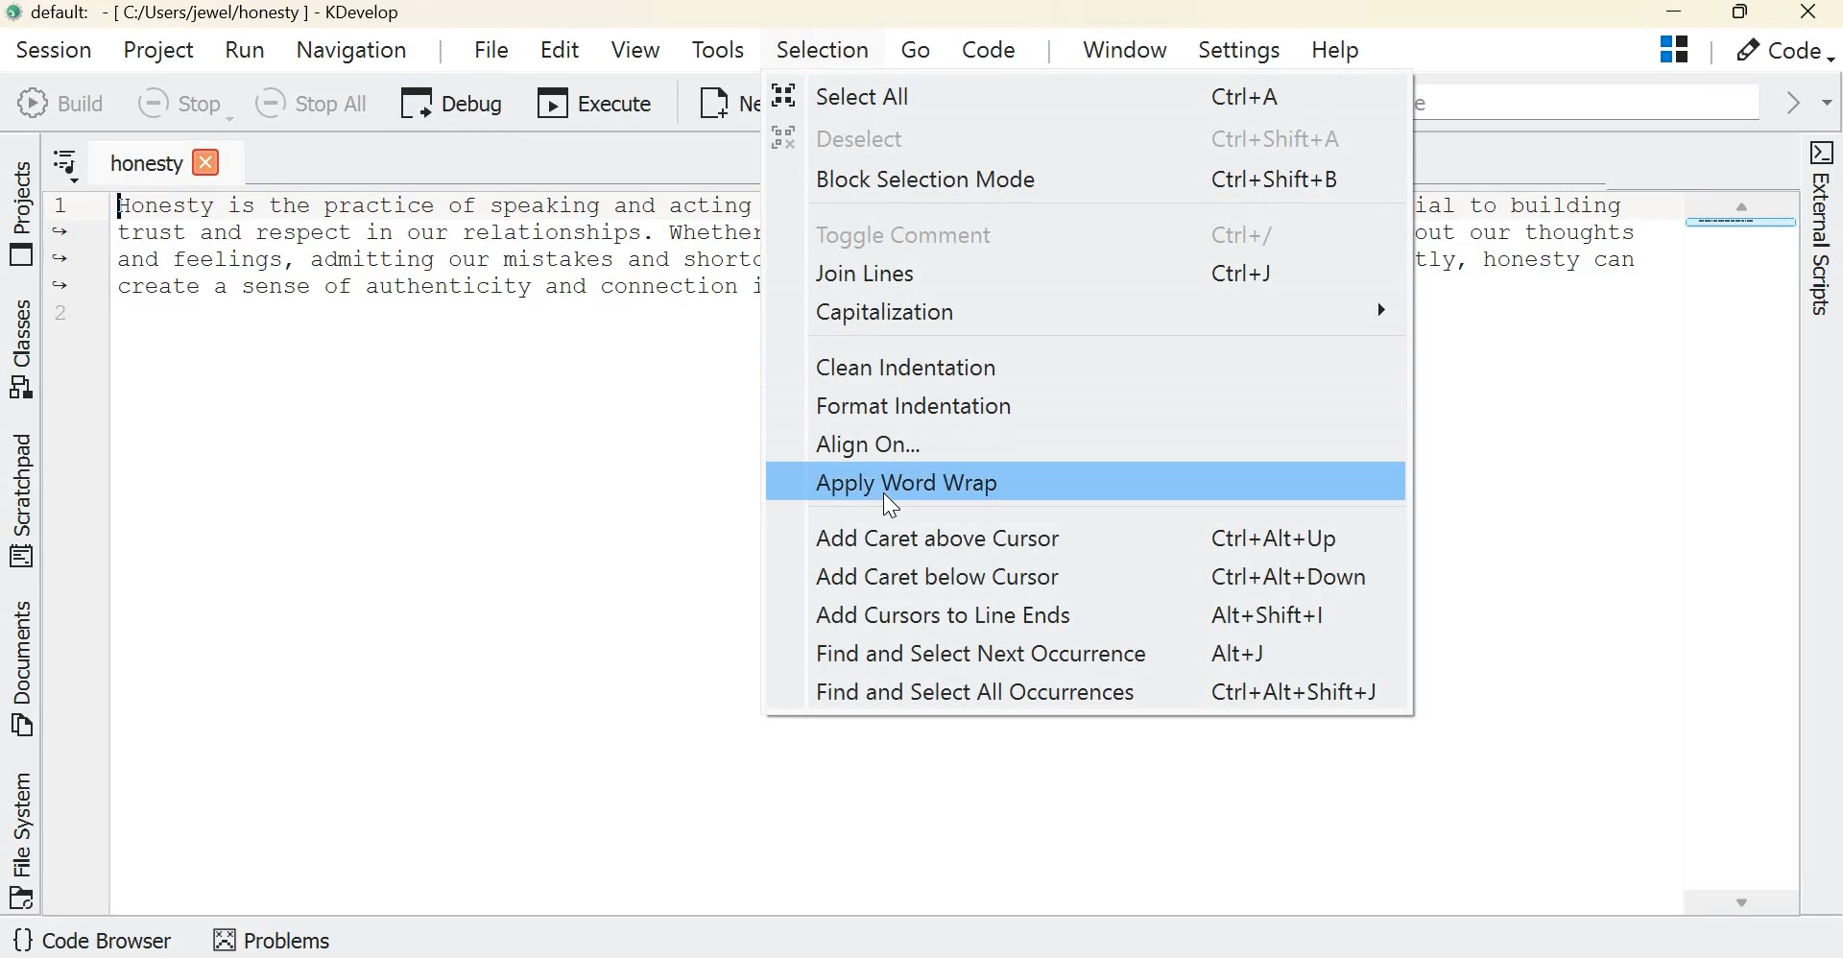 Image resolution: width=1843 pixels, height=958 pixels. I want to click on Toggle comment, so click(1044, 236).